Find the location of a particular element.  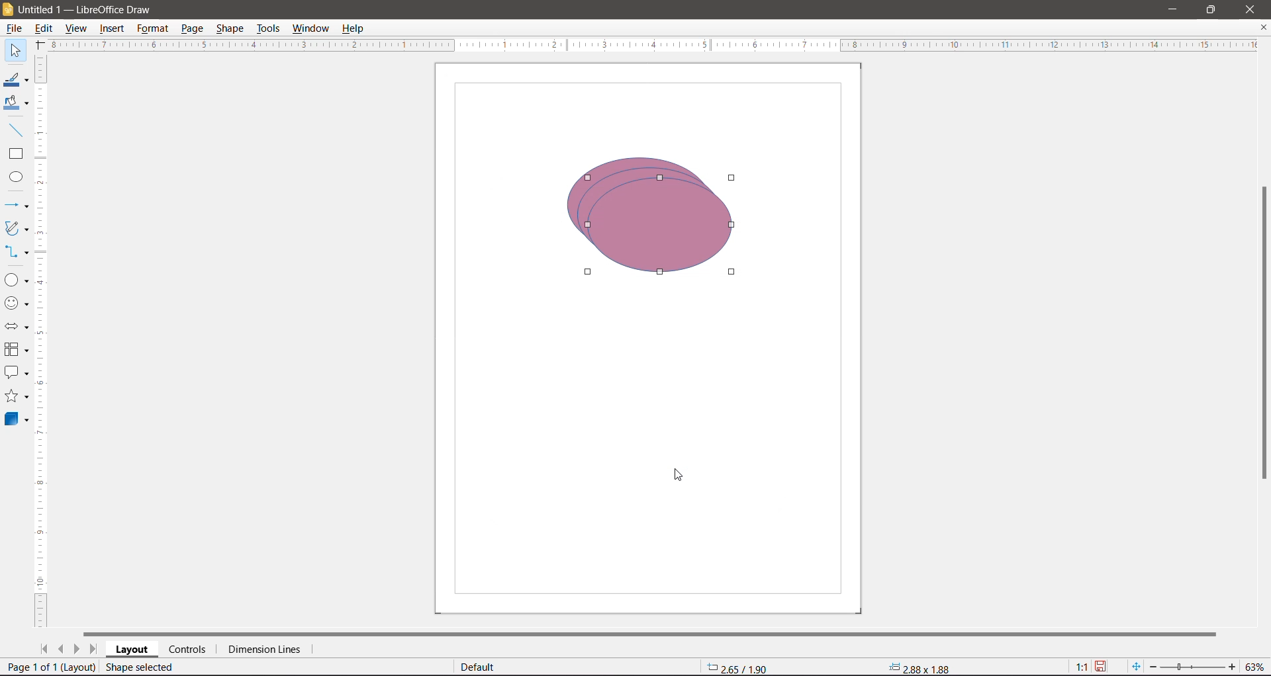

Close is located at coordinates (1250, 9).